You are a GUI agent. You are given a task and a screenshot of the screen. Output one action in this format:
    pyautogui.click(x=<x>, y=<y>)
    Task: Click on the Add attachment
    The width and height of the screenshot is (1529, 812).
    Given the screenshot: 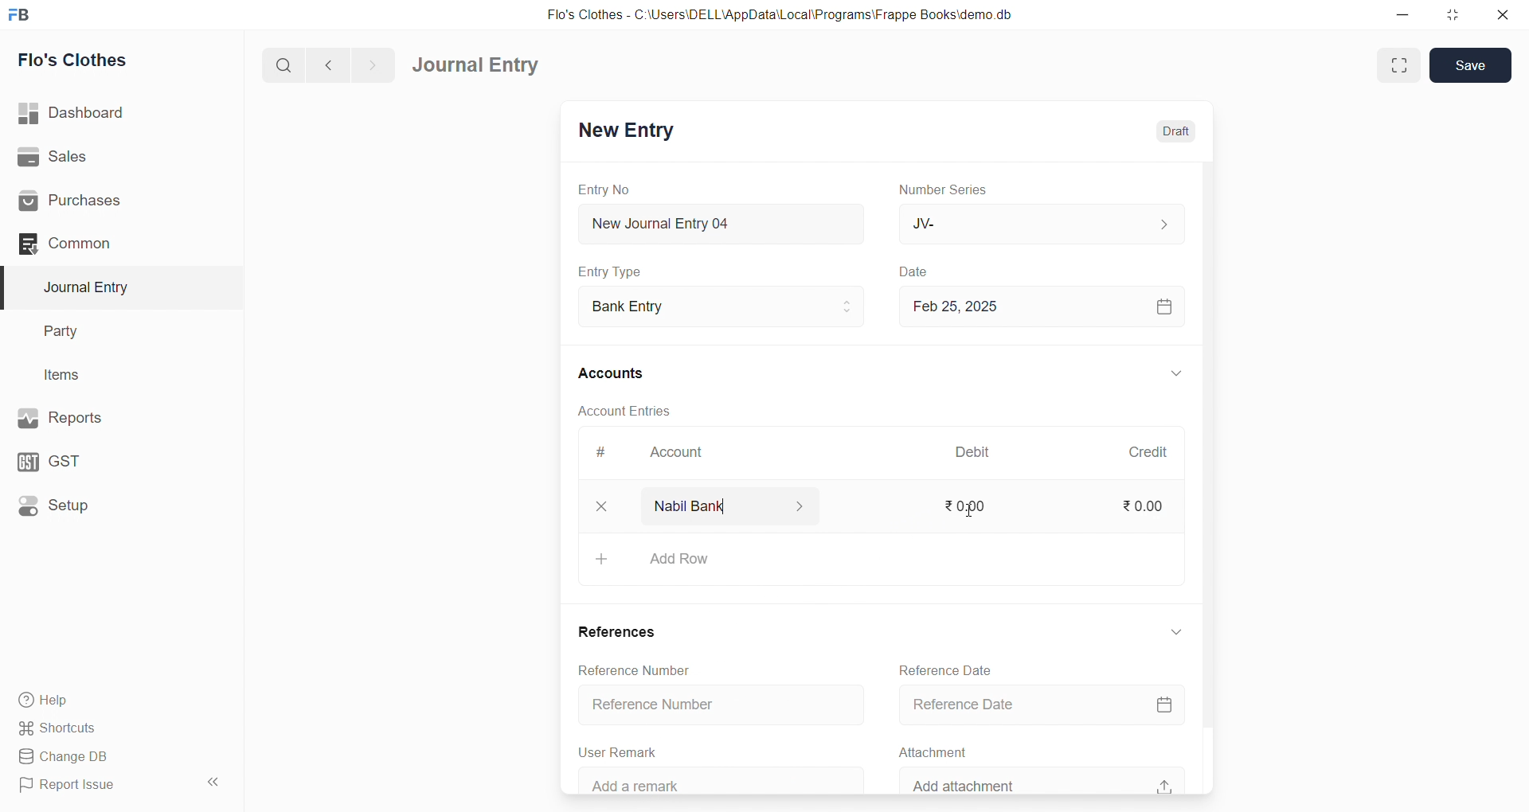 What is the action you would take?
    pyautogui.click(x=1038, y=779)
    